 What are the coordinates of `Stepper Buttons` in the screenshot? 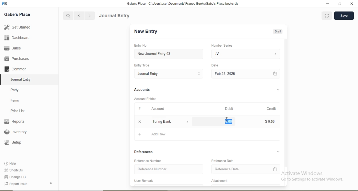 It's located at (199, 74).